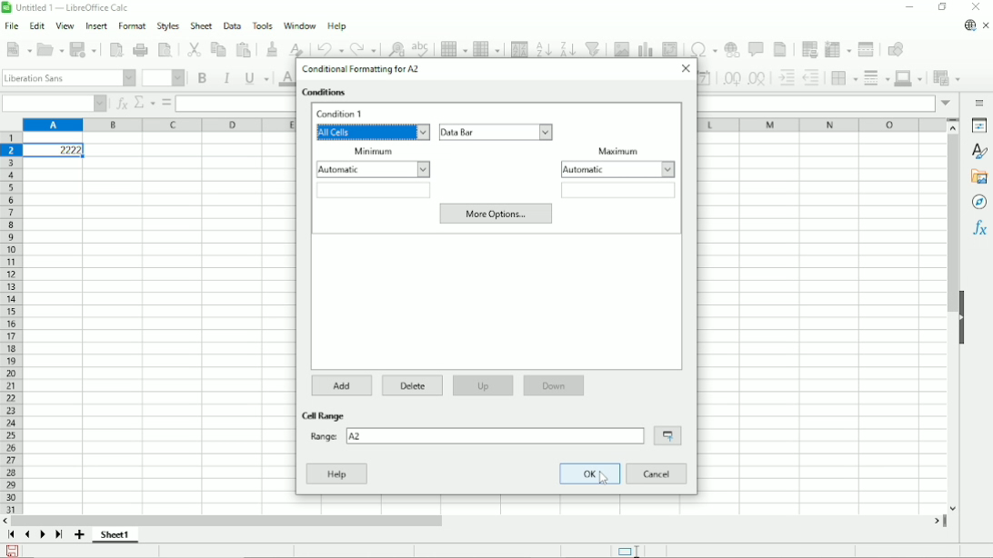 This screenshot has height=558, width=993. Describe the element at coordinates (980, 203) in the screenshot. I see `Navigator` at that location.